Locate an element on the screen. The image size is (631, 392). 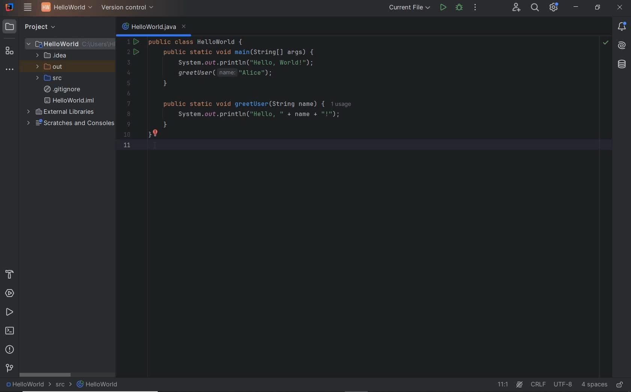
external libraries is located at coordinates (61, 112).